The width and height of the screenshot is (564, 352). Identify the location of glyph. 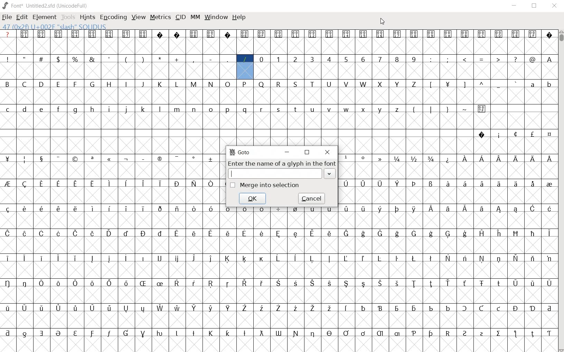
(25, 34).